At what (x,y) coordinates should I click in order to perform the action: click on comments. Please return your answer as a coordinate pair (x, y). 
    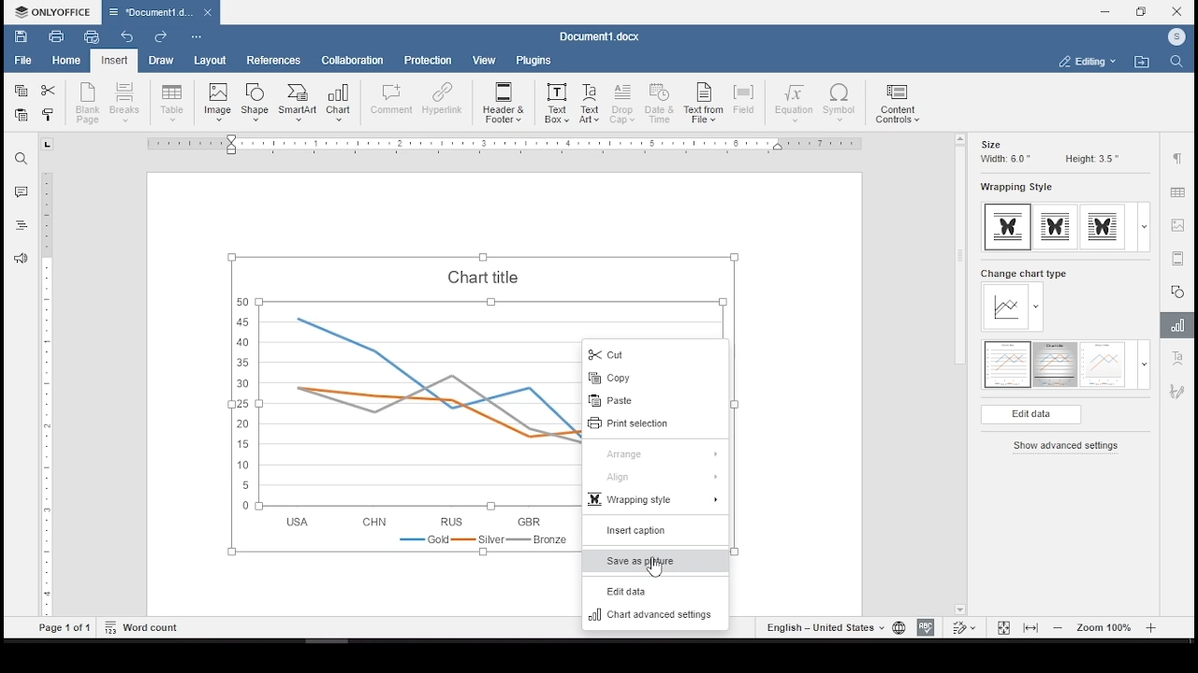
    Looking at the image, I should click on (21, 193).